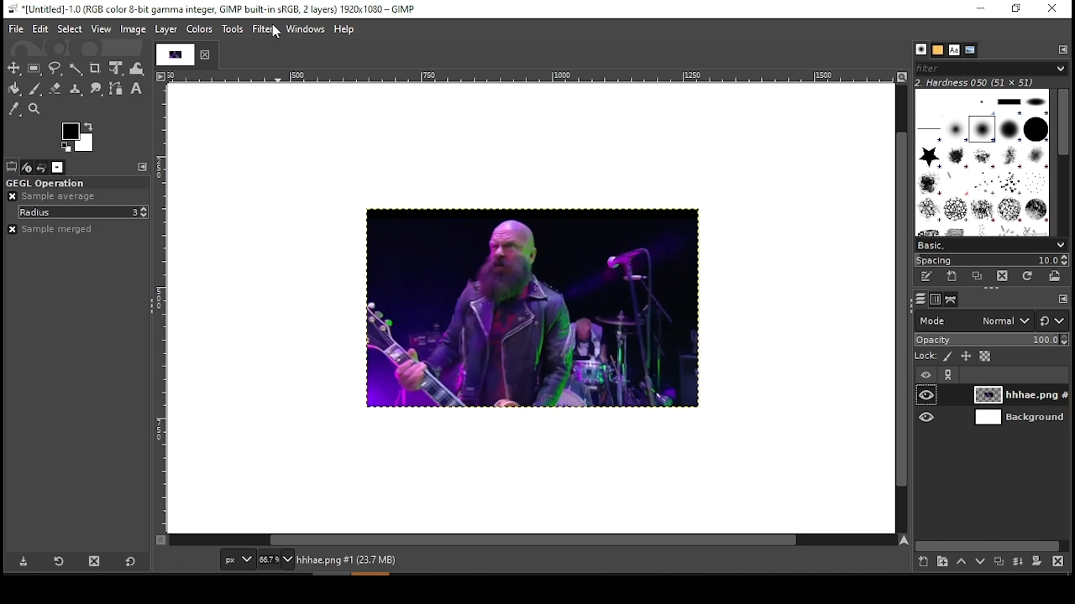 This screenshot has width=1075, height=604. Describe the element at coordinates (349, 560) in the screenshot. I see `hhhae.png#1 (23.7 mb)` at that location.